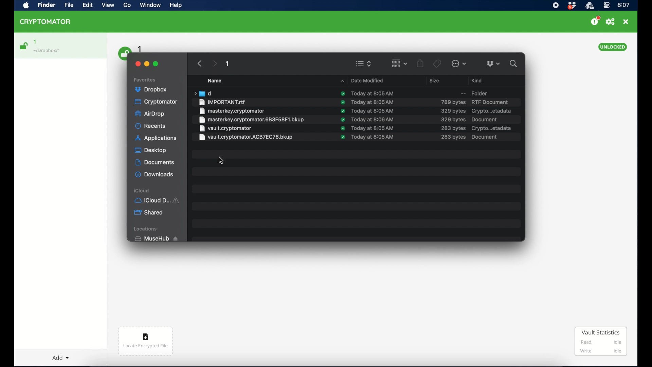 The height and width of the screenshot is (367, 652). What do you see at coordinates (246, 137) in the screenshot?
I see `file name` at bounding box center [246, 137].